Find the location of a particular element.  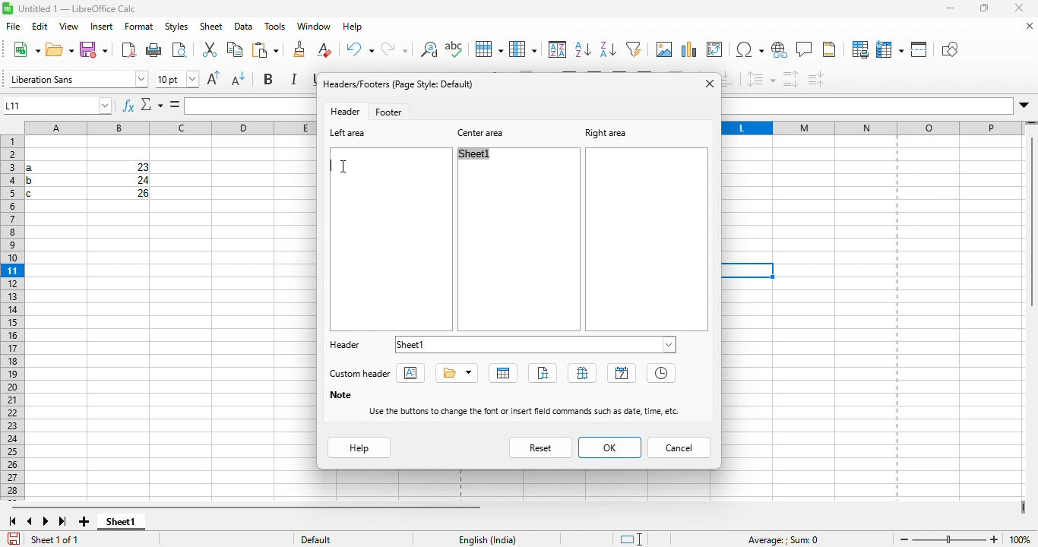

center area is located at coordinates (484, 133).